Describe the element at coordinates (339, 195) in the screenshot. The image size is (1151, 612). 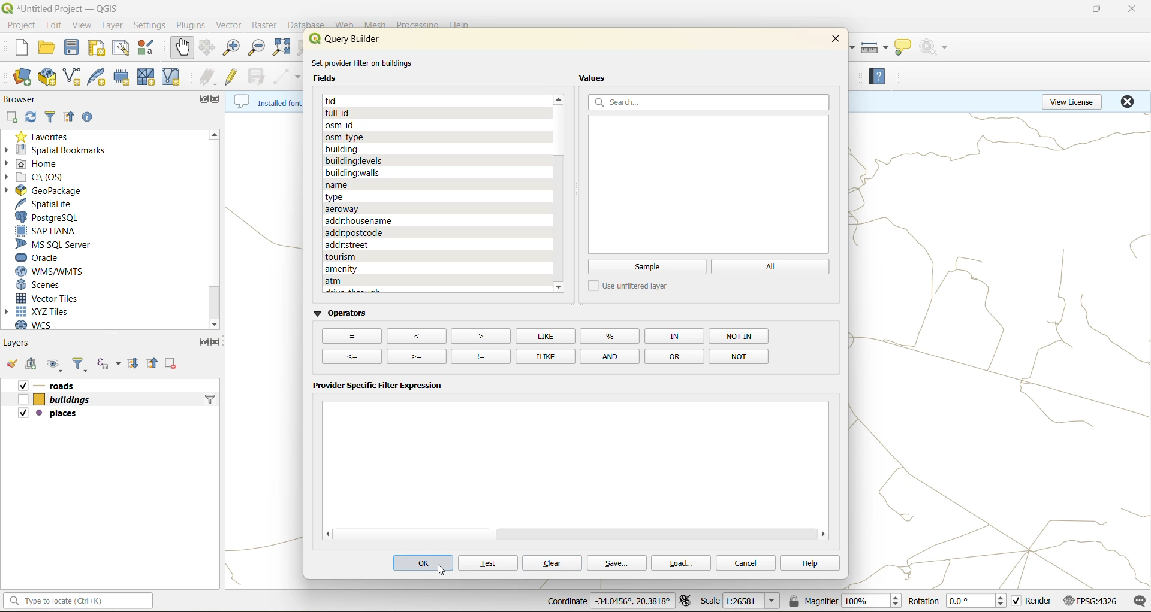
I see `fields` at that location.